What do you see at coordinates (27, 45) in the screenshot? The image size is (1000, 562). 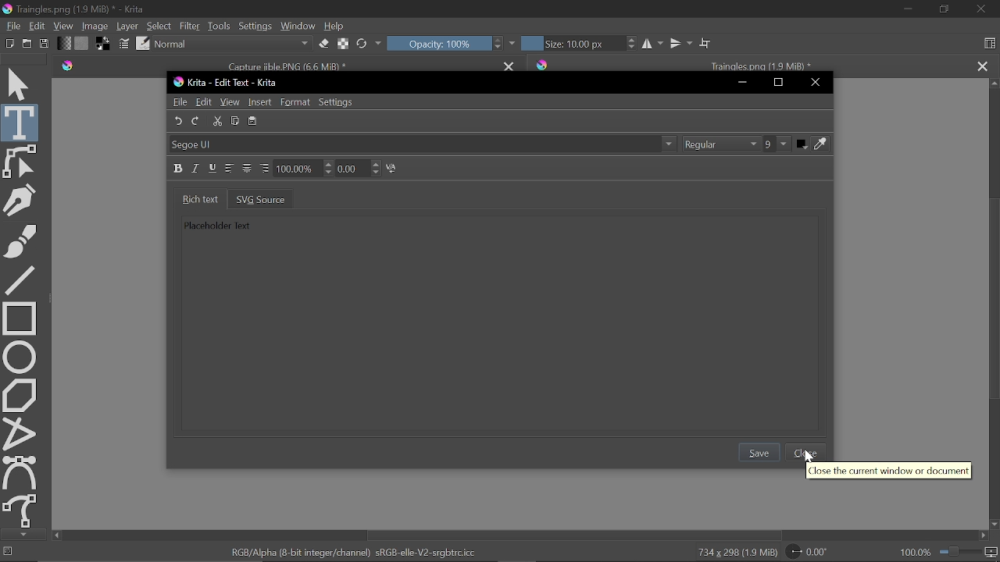 I see `Open document` at bounding box center [27, 45].